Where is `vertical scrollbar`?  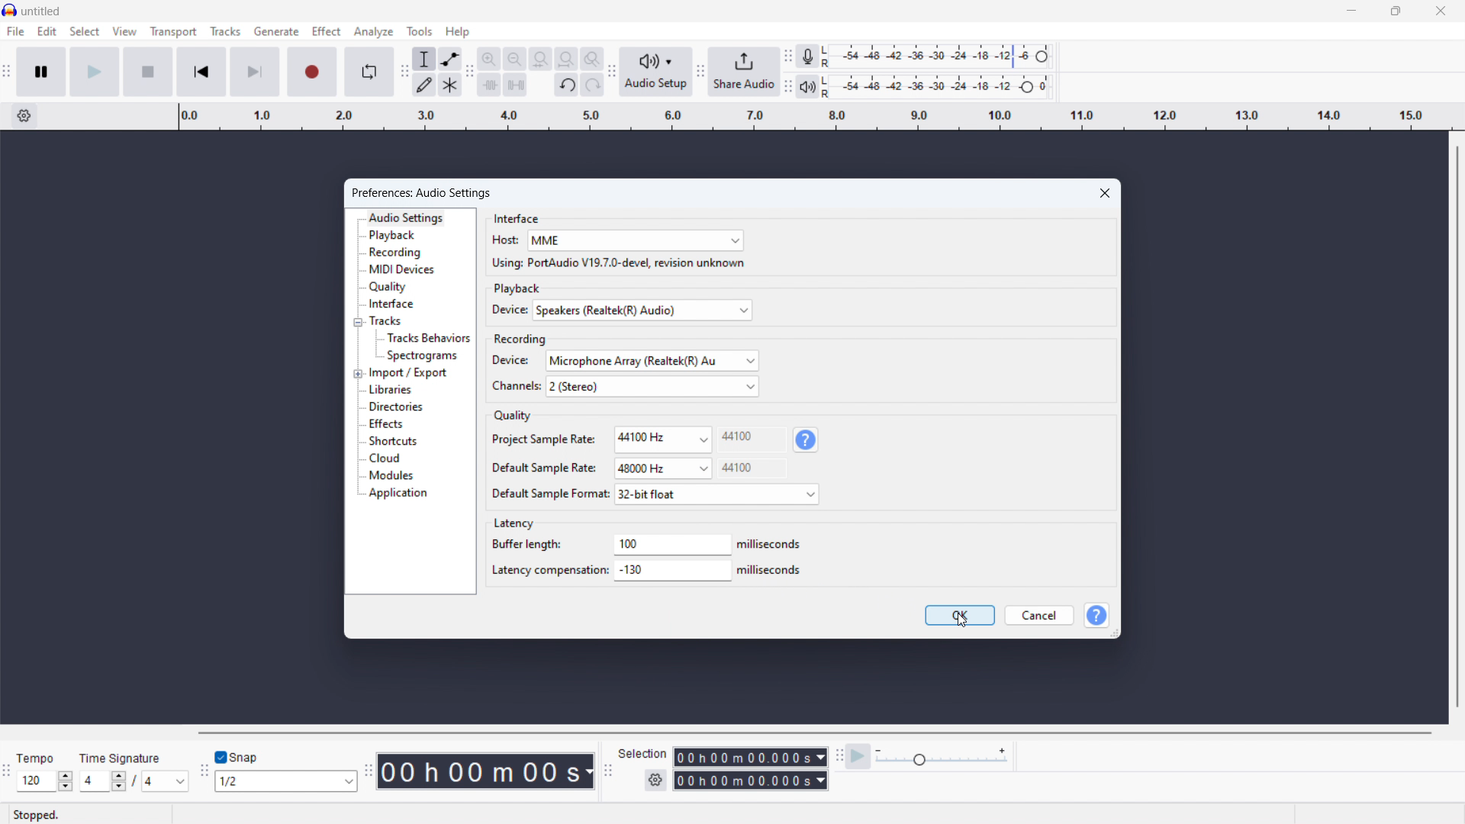
vertical scrollbar is located at coordinates (1458, 425).